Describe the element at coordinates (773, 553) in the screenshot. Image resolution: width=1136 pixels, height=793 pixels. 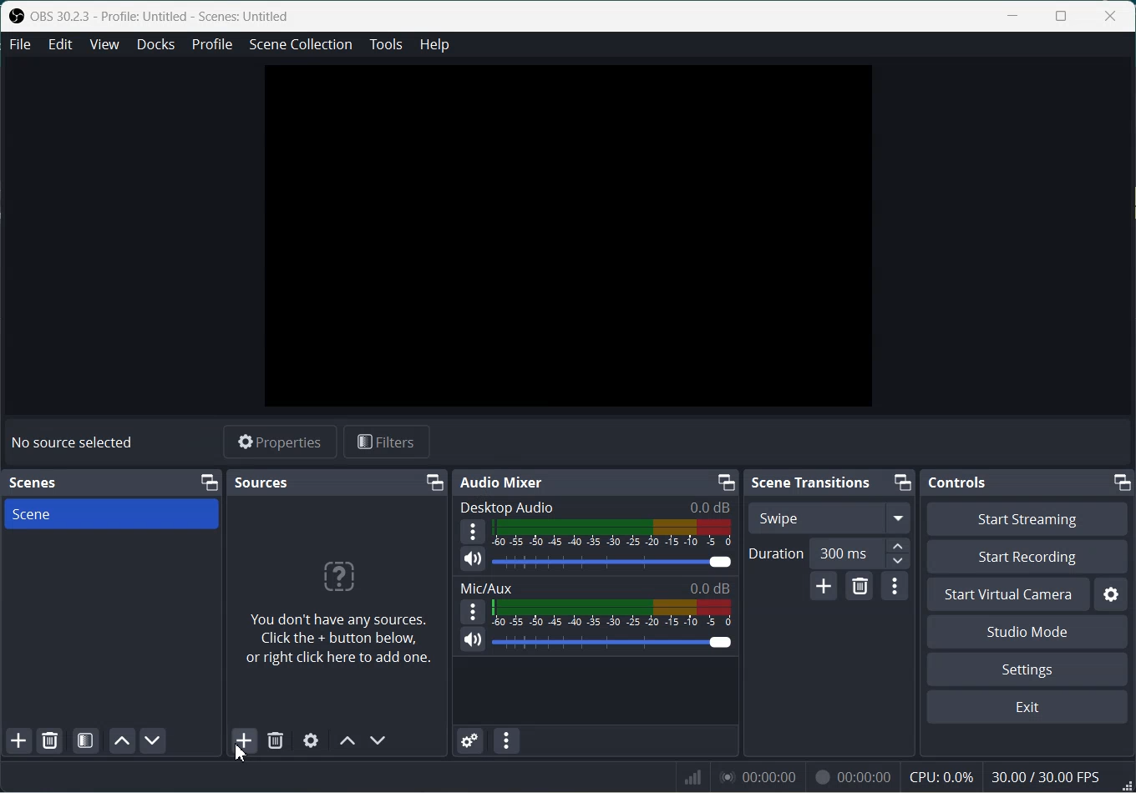
I see `Duration` at that location.